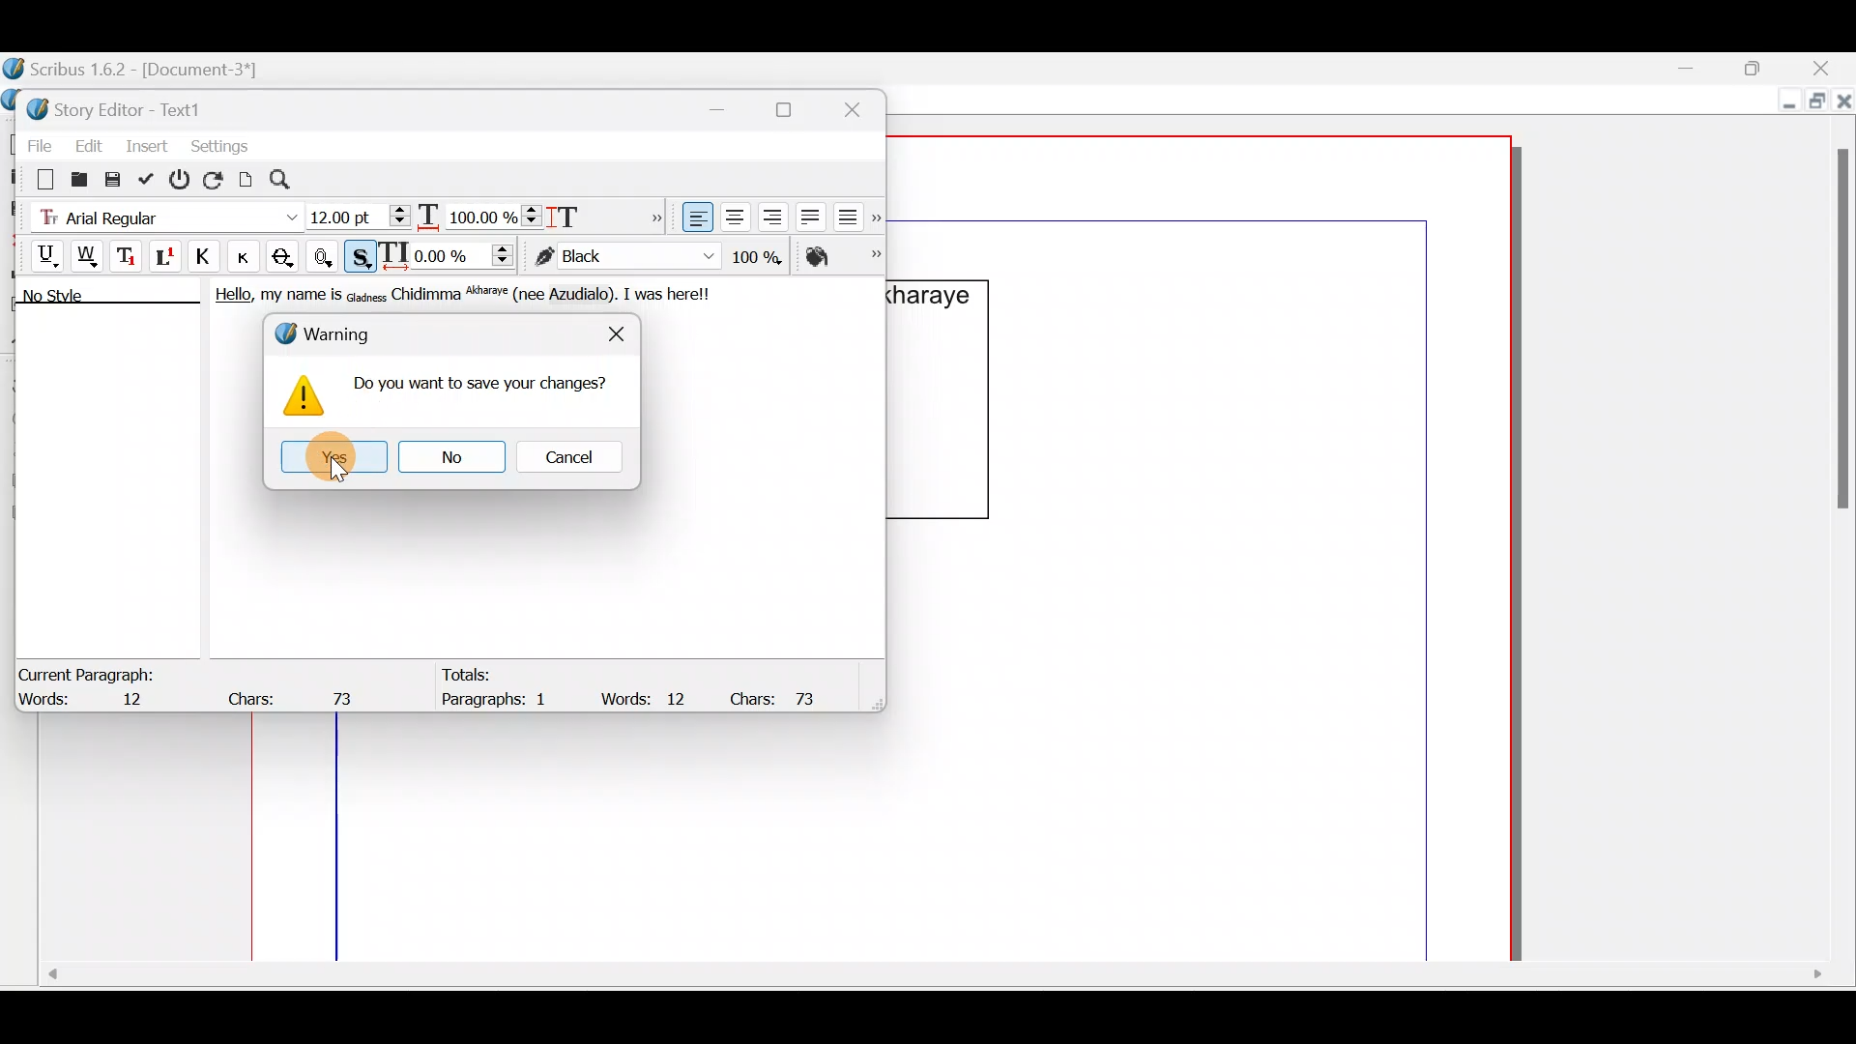  Describe the element at coordinates (427, 295) in the screenshot. I see `Chidimma` at that location.